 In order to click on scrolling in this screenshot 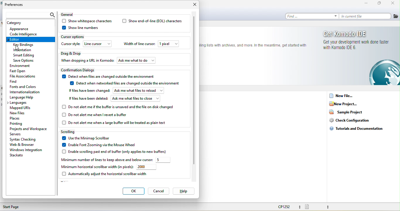, I will do `click(69, 132)`.